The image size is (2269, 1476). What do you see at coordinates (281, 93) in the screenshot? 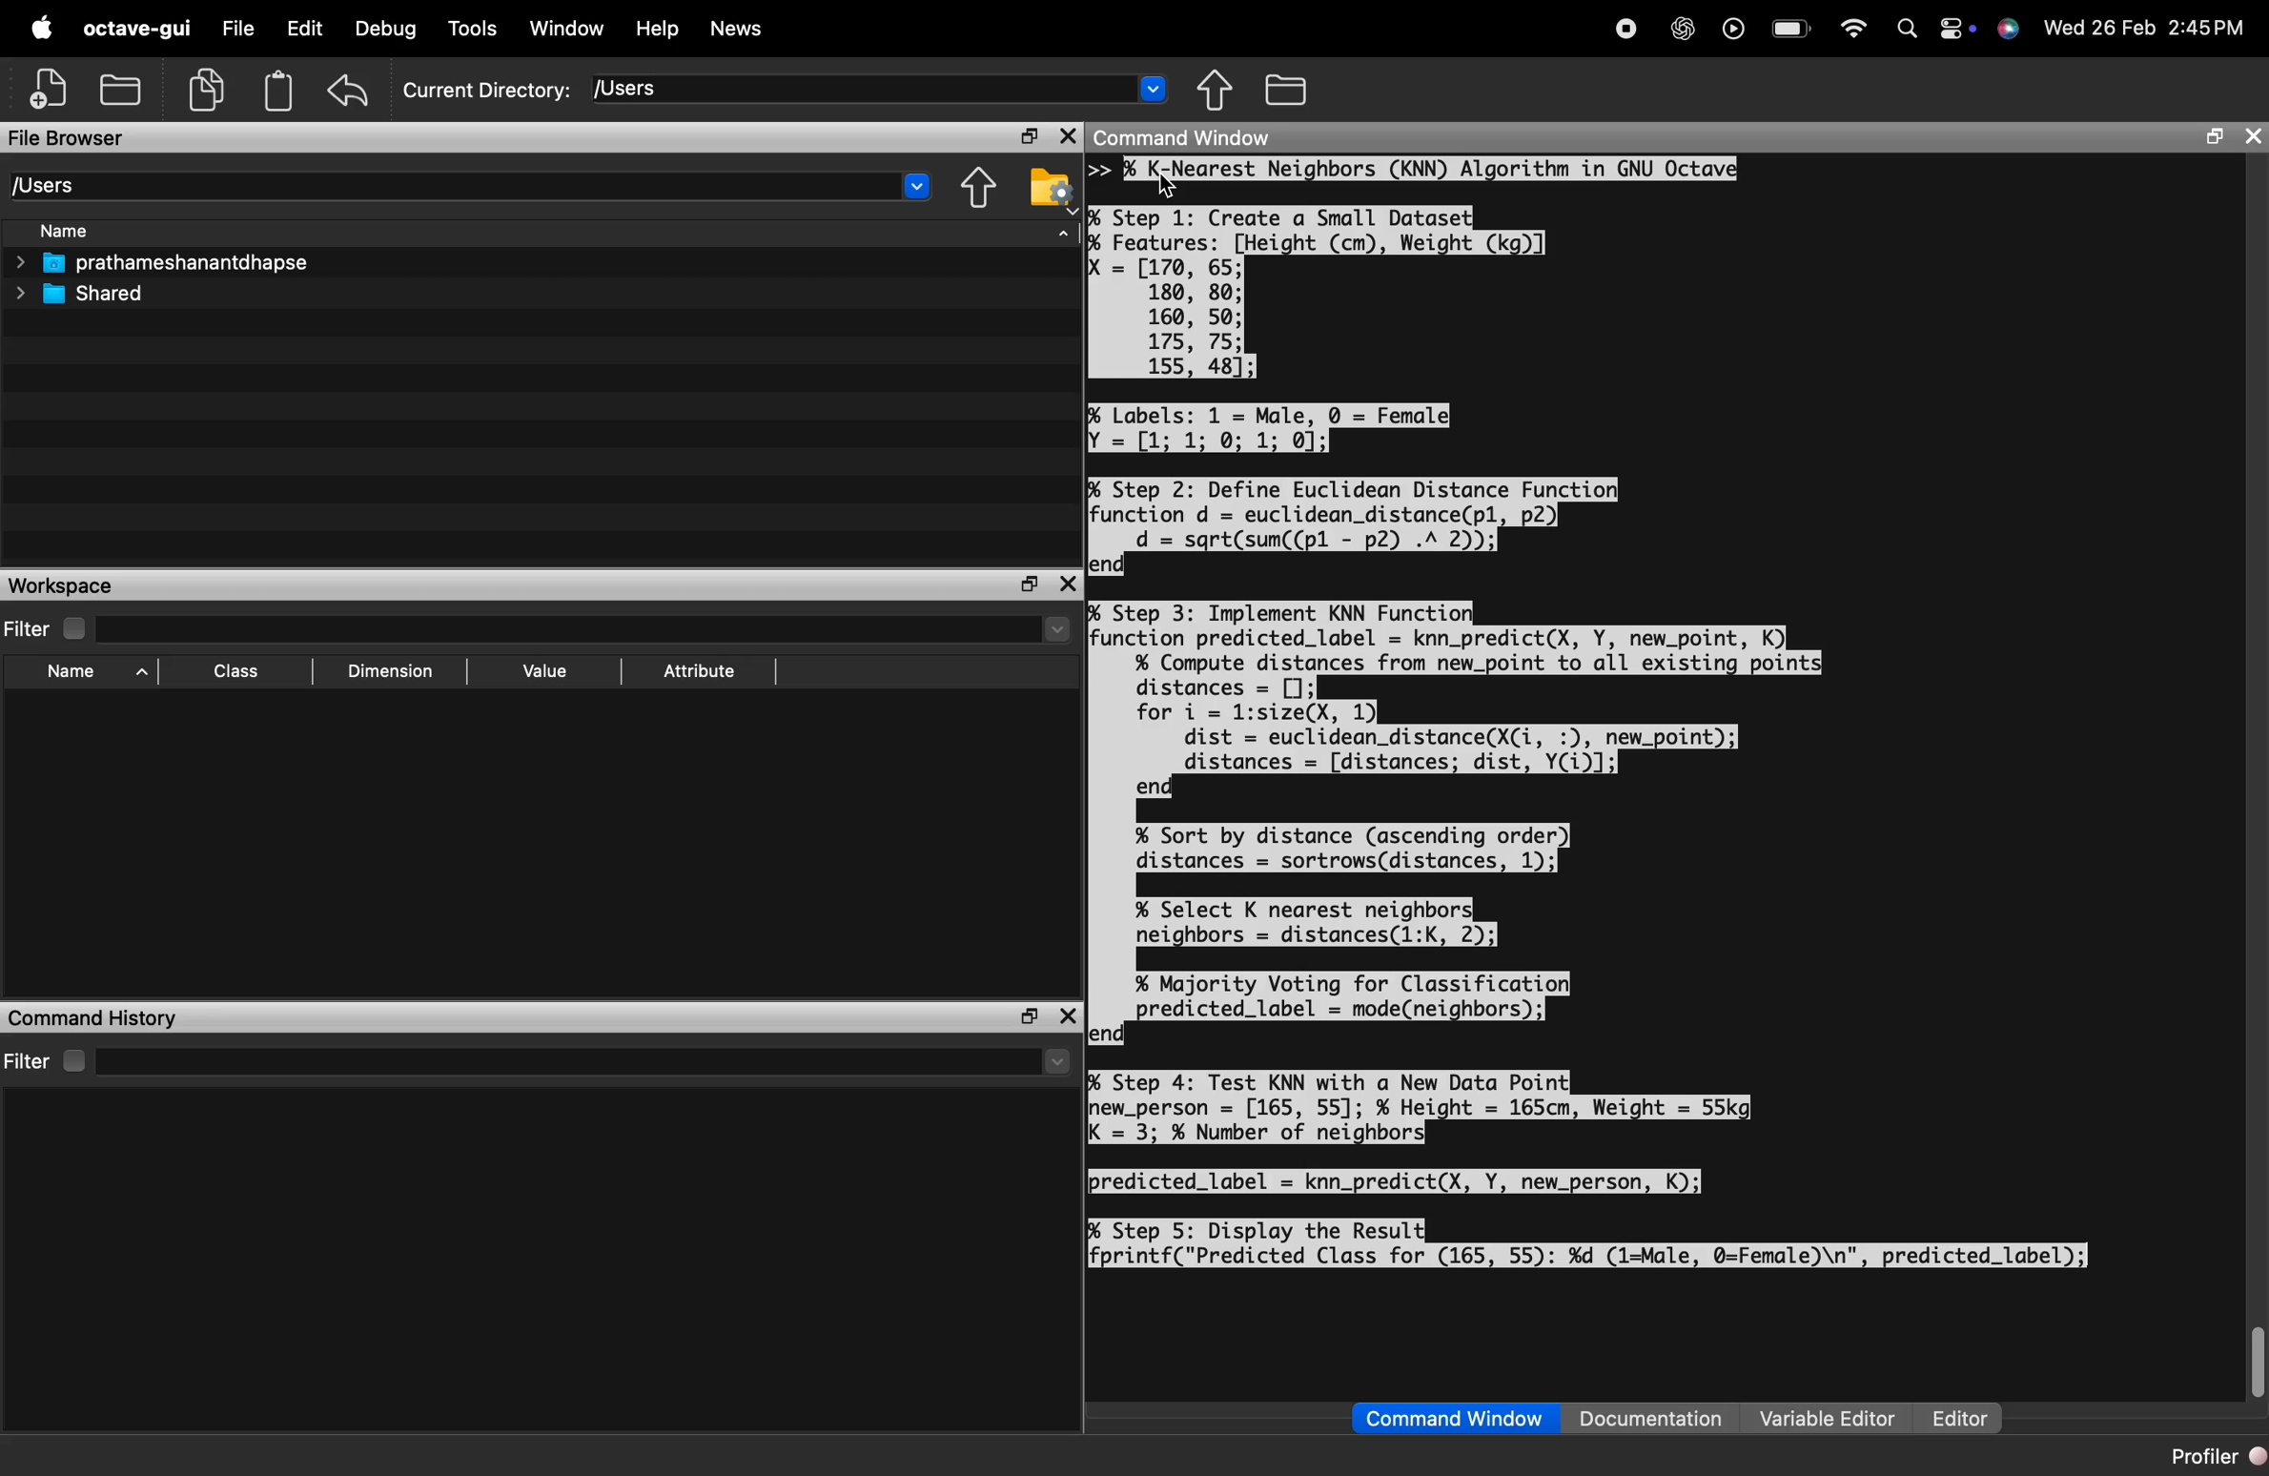
I see `storage` at bounding box center [281, 93].